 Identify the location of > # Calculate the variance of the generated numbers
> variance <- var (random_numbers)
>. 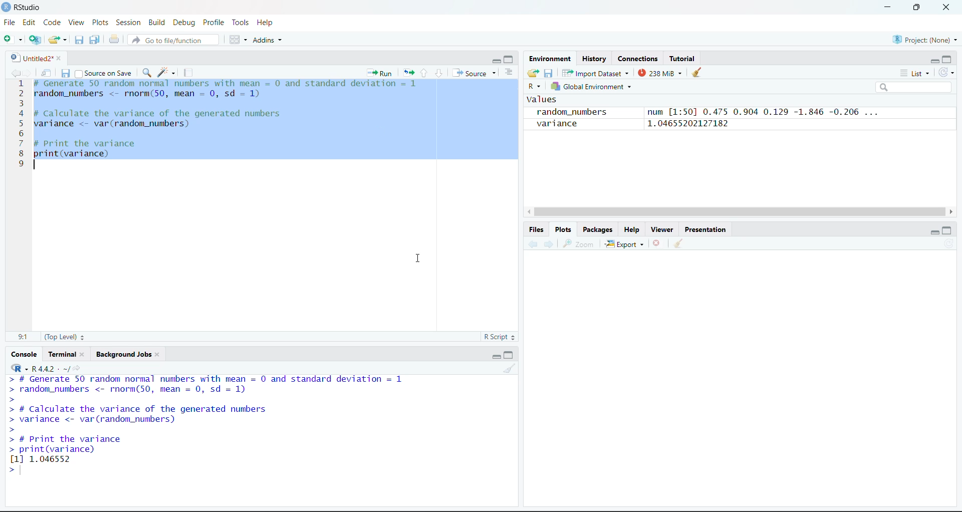
(140, 419).